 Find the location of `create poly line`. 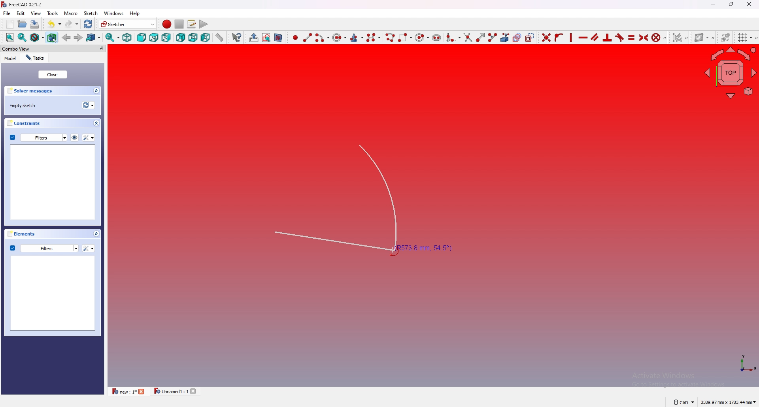

create poly line is located at coordinates (389, 38).